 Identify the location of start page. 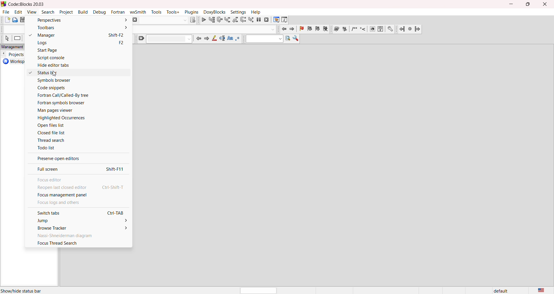
(73, 50).